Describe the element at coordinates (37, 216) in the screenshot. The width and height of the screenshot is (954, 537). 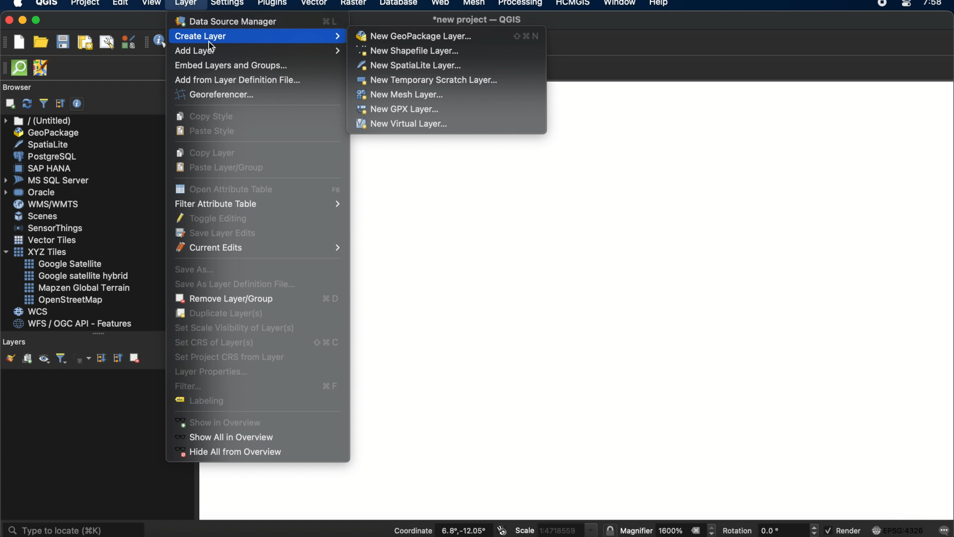
I see `scenes` at that location.